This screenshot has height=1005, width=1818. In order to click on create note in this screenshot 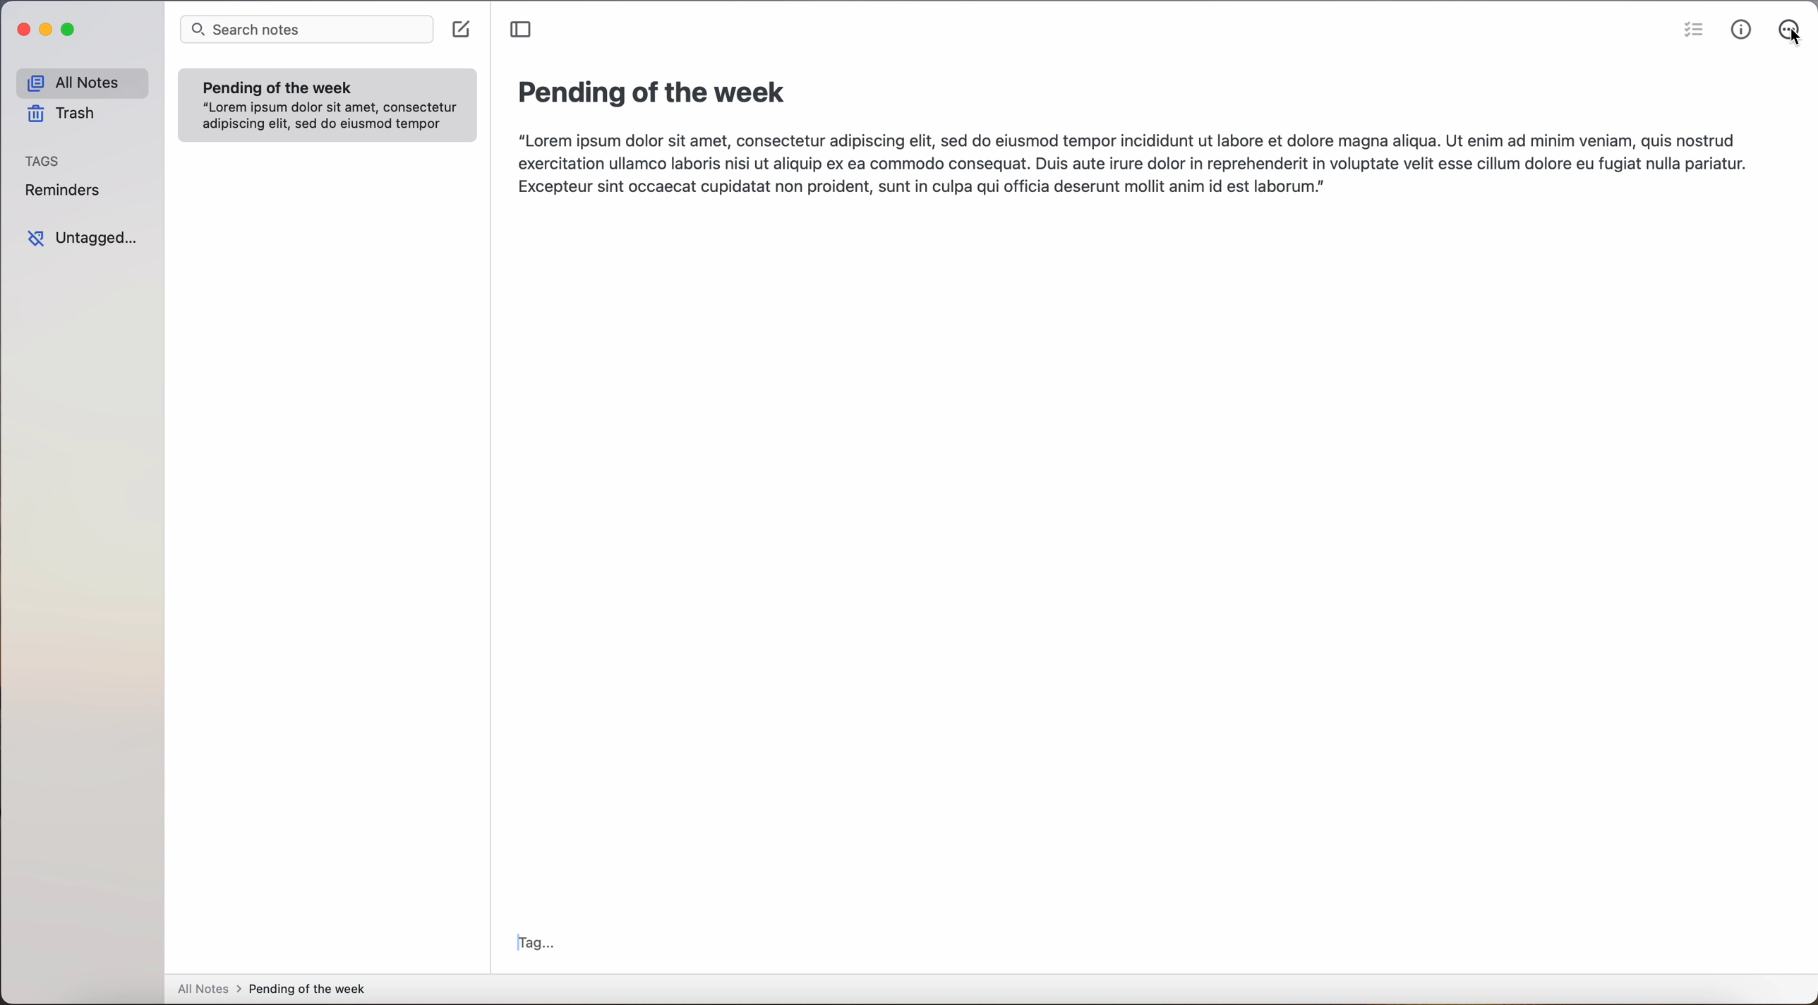, I will do `click(462, 30)`.